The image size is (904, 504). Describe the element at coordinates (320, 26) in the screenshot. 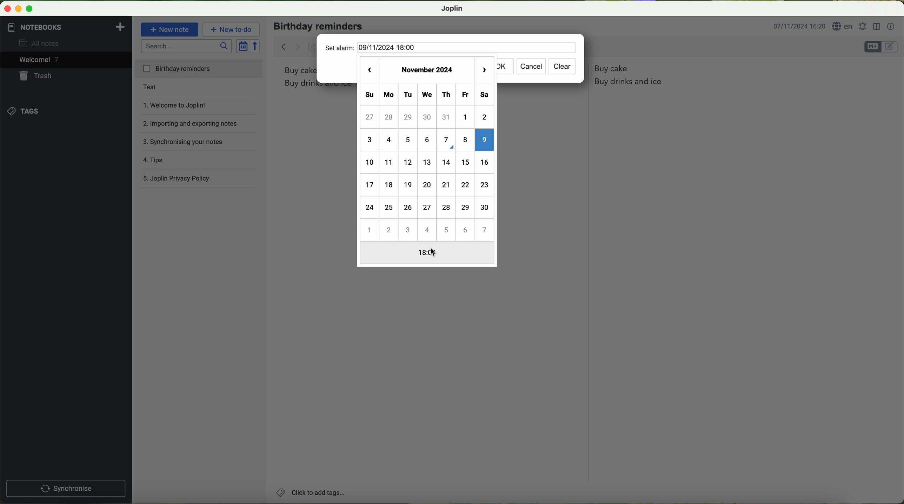

I see `birthday reminders` at that location.